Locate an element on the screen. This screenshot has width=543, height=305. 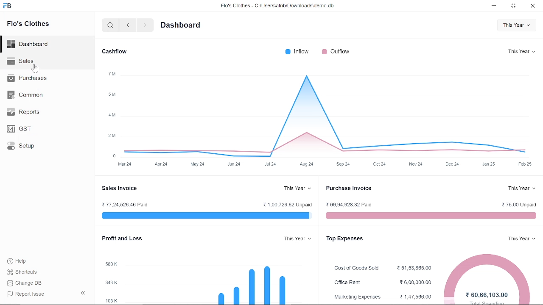
Dashboard is located at coordinates (30, 44).